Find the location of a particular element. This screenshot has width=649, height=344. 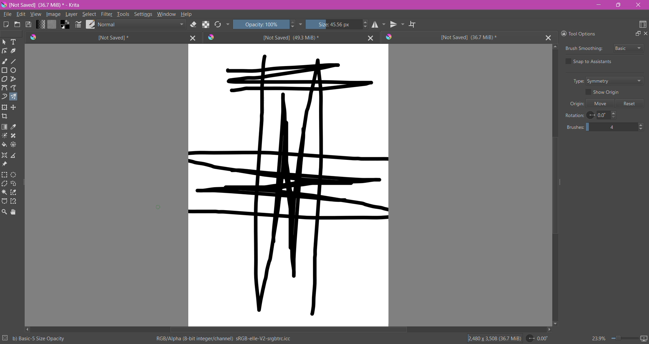

File Name, Size is located at coordinates (48, 5).